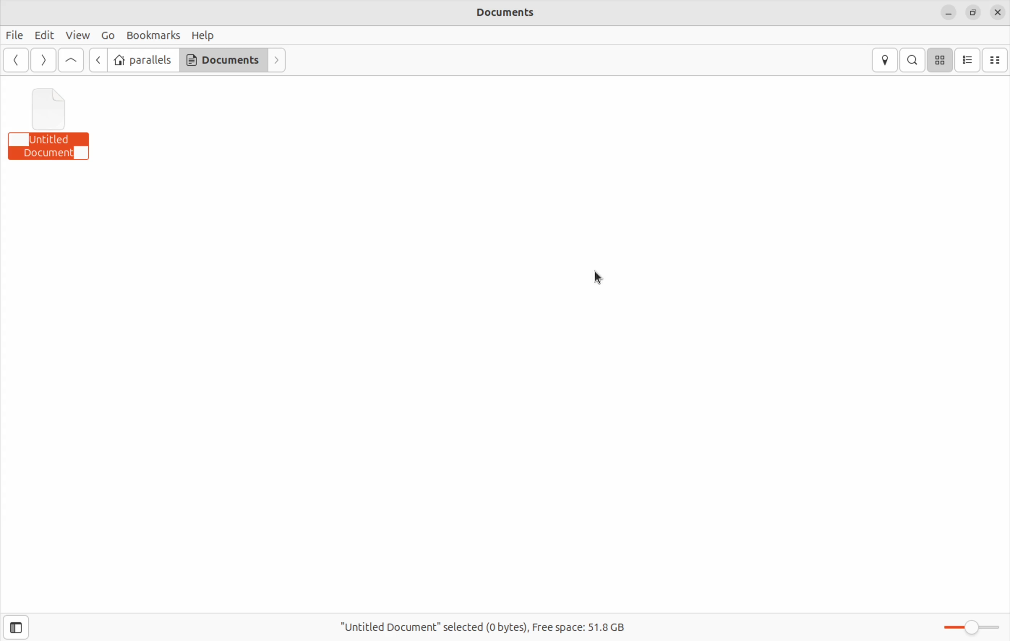 The image size is (1010, 641). What do you see at coordinates (517, 14) in the screenshot?
I see `Documents` at bounding box center [517, 14].